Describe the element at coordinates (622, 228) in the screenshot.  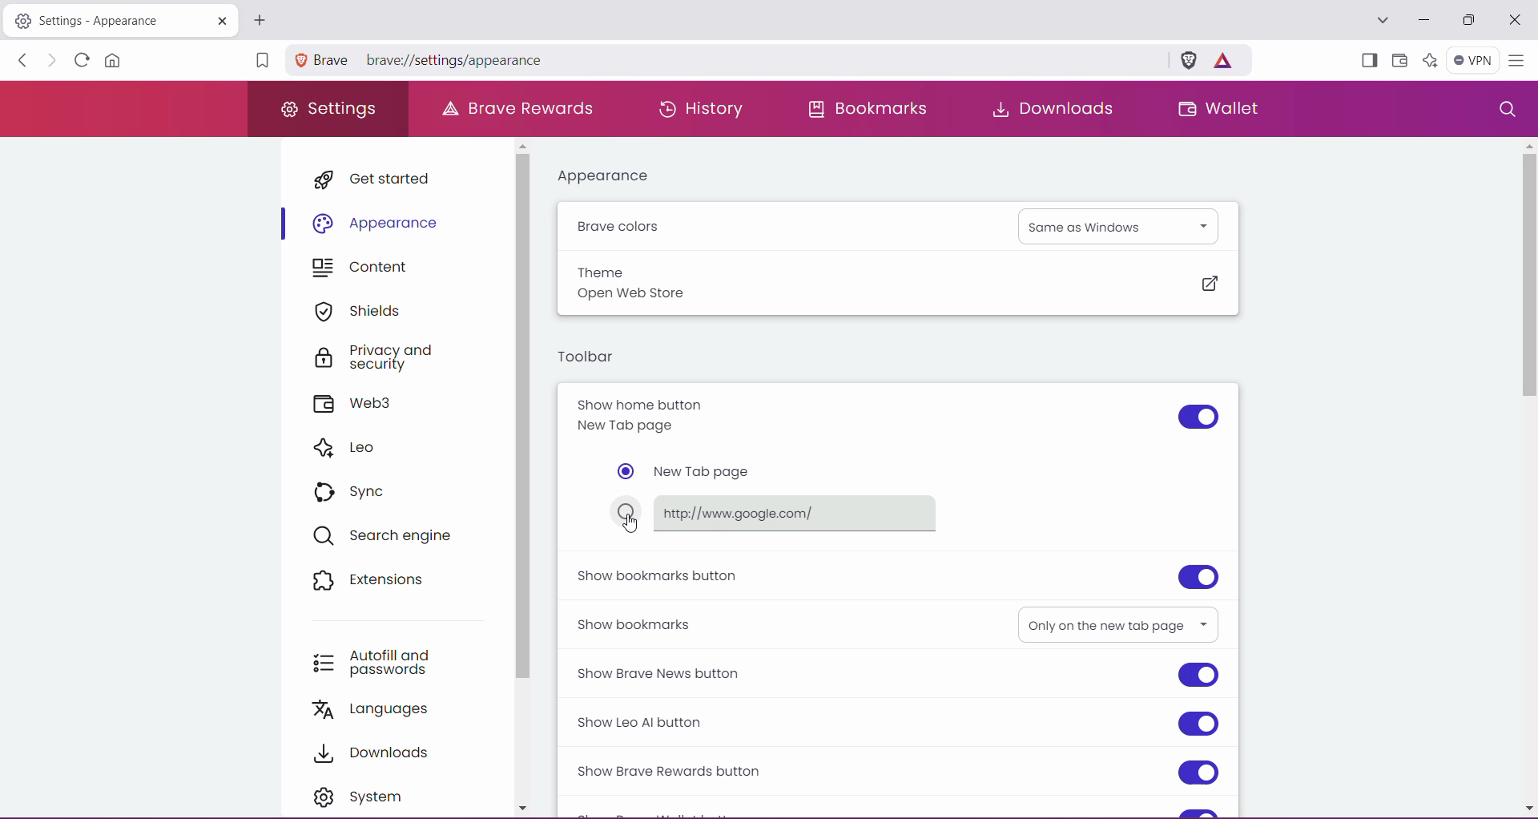
I see `Brave colors` at that location.